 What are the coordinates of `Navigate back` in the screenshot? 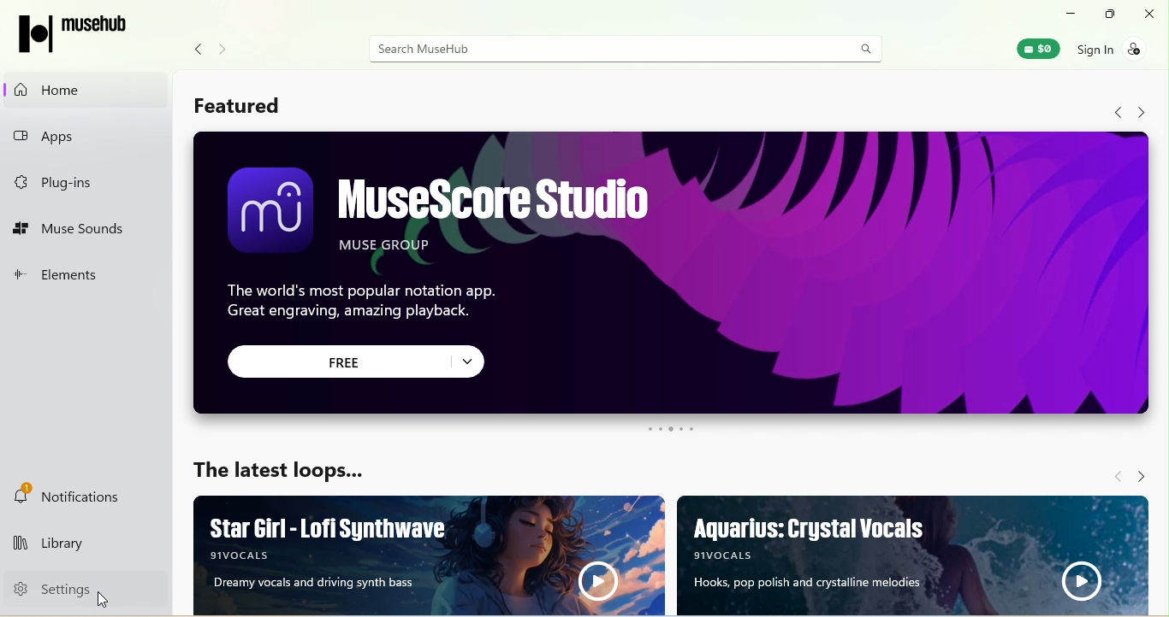 It's located at (1115, 108).